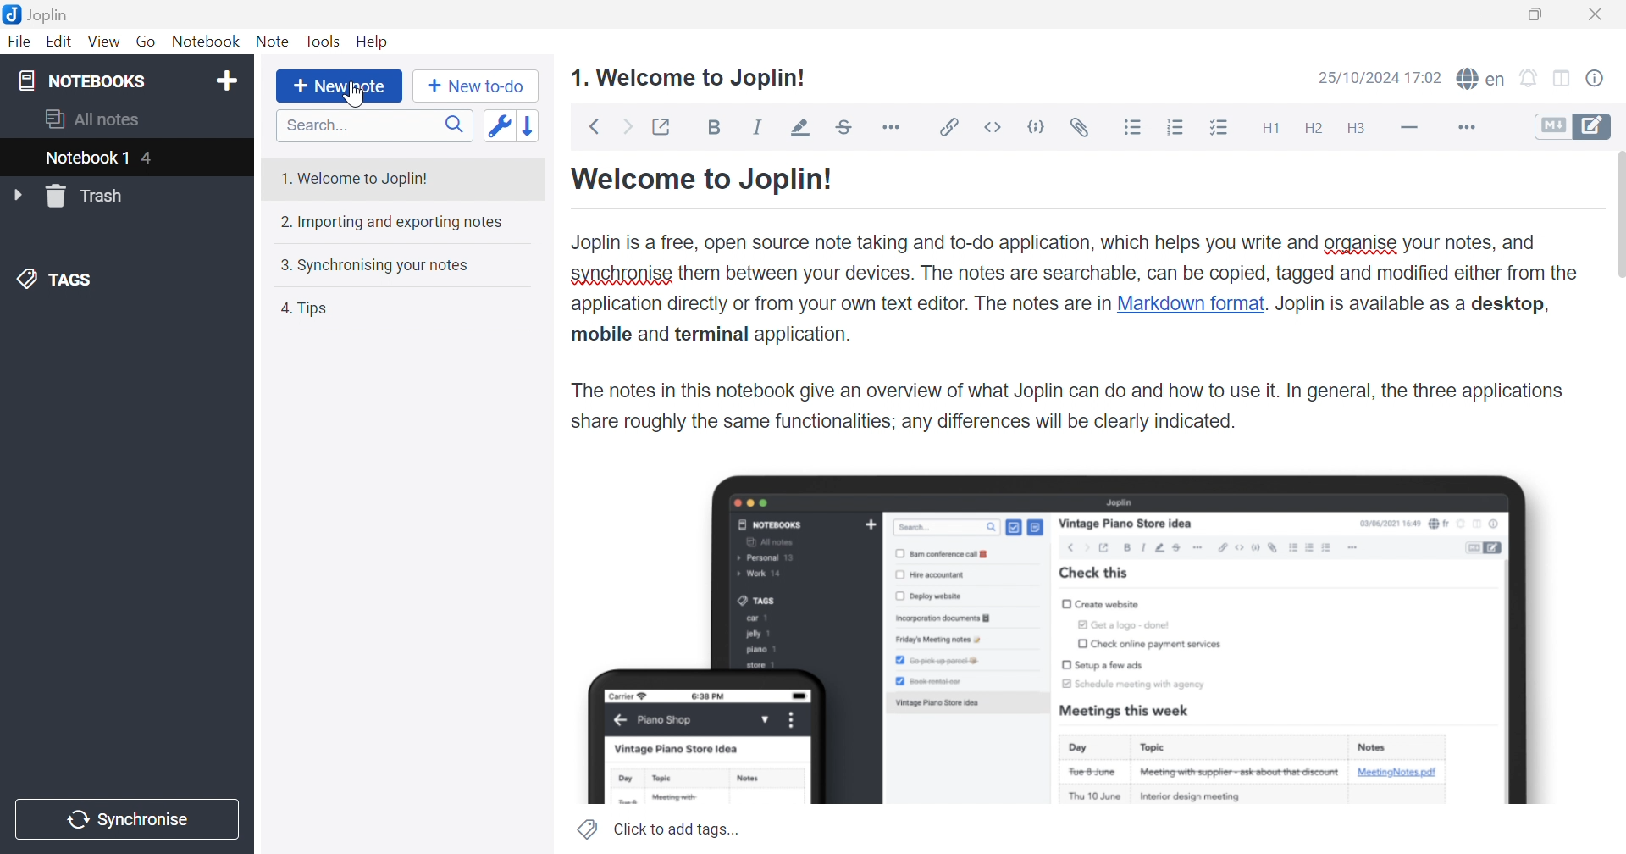  I want to click on New note, so click(339, 87).